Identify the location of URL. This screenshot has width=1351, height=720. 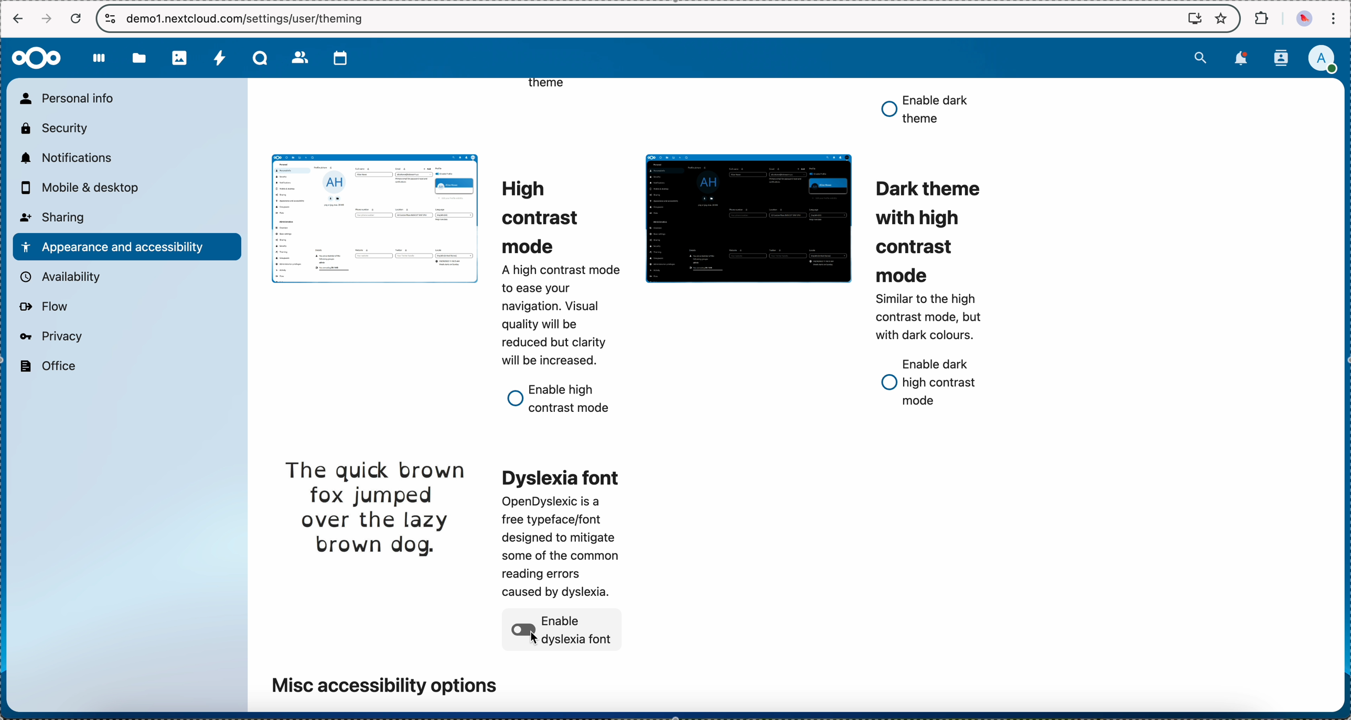
(253, 19).